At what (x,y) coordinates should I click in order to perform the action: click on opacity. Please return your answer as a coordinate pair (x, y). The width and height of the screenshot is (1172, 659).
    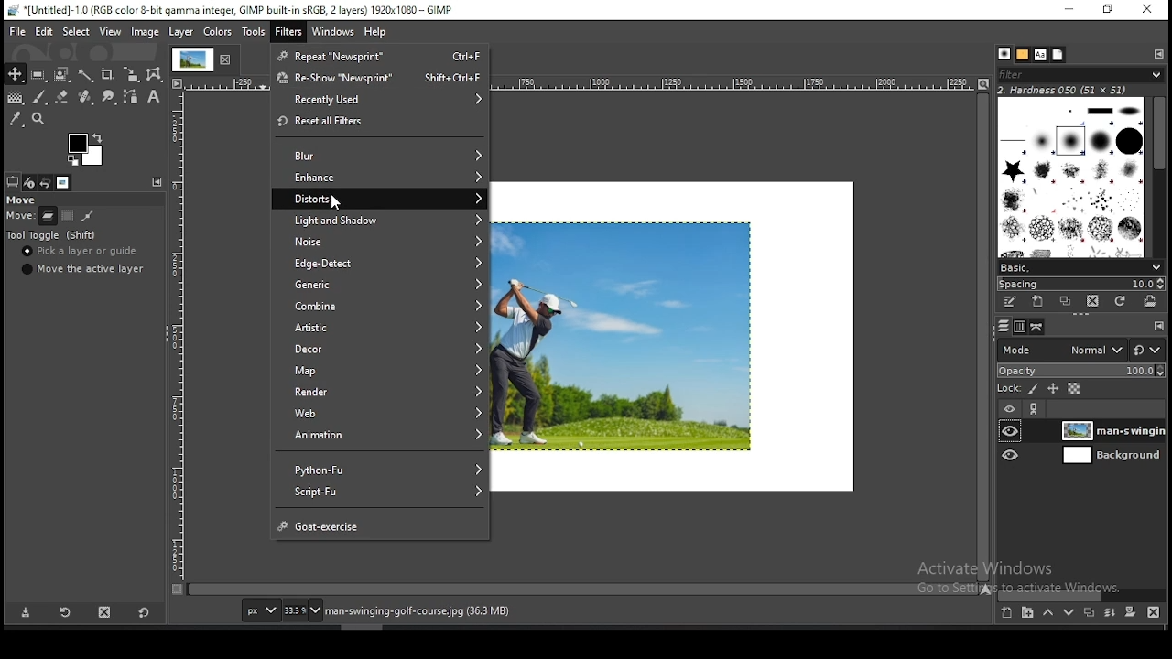
    Looking at the image, I should click on (1080, 370).